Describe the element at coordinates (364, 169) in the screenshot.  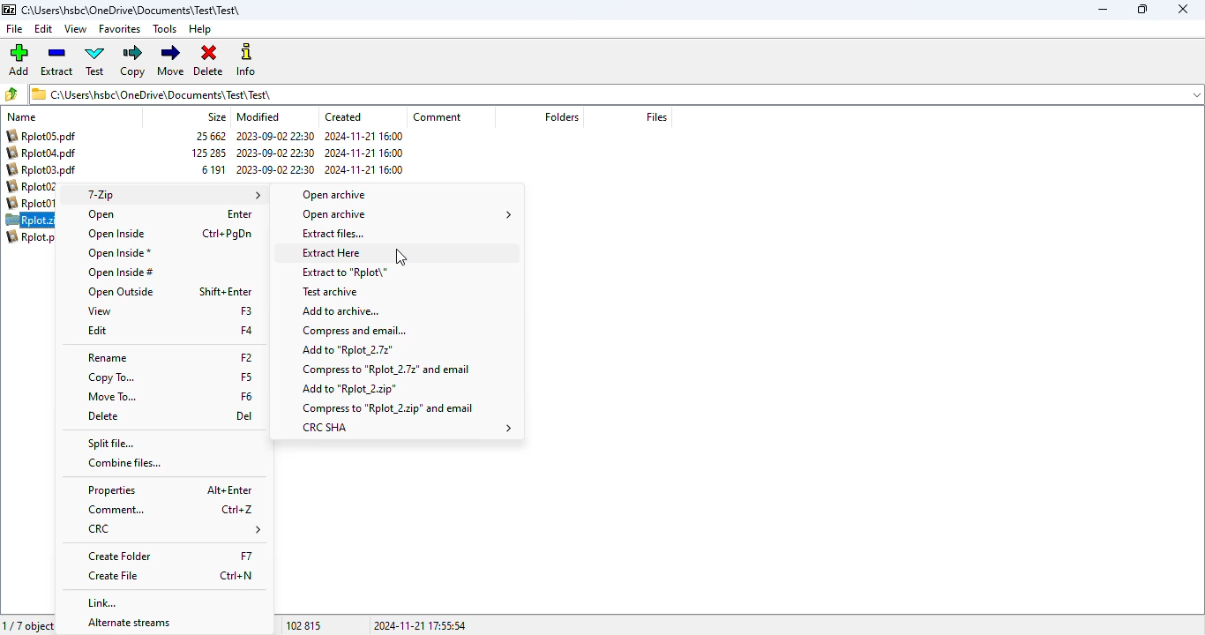
I see `2024-11-21 16:00` at that location.